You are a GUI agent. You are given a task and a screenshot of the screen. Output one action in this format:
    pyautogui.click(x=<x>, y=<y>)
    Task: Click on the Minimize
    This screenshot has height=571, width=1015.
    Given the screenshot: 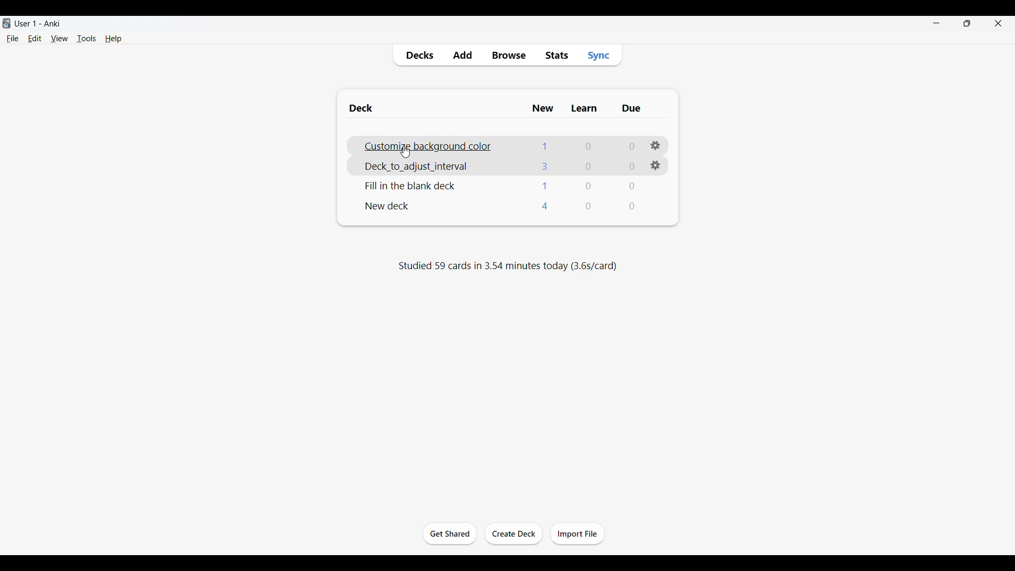 What is the action you would take?
    pyautogui.click(x=936, y=23)
    